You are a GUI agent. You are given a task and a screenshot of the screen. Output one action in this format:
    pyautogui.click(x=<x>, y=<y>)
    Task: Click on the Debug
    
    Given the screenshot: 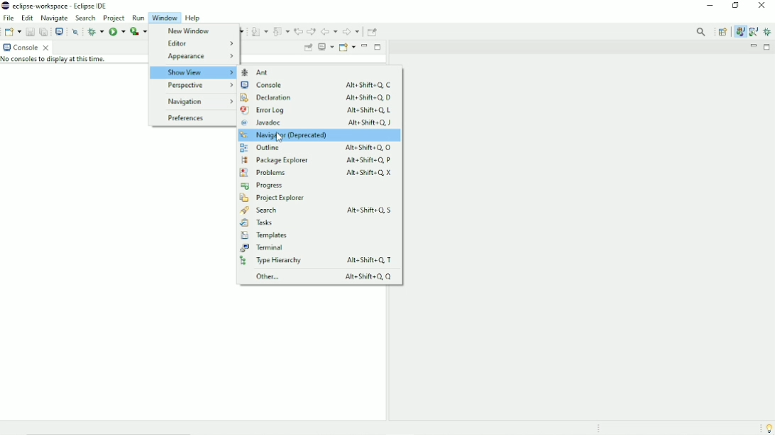 What is the action you would take?
    pyautogui.click(x=95, y=31)
    